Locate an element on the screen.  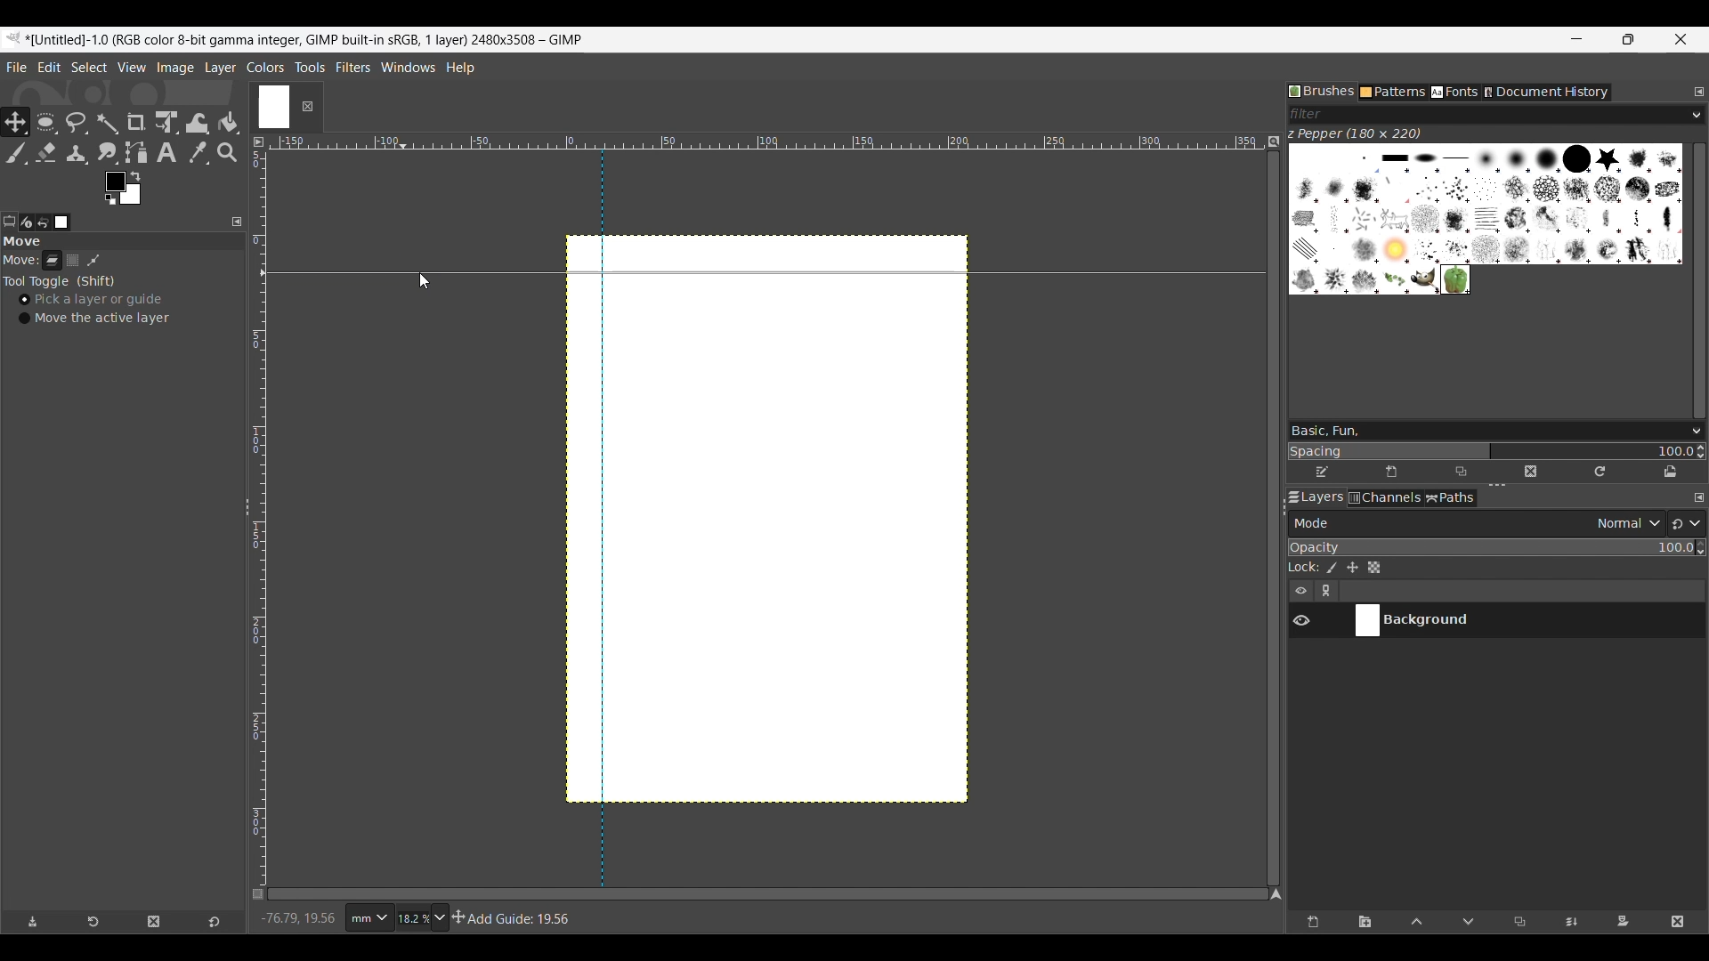
Horizontal guideline dragged on to canvas is located at coordinates (441, 264).